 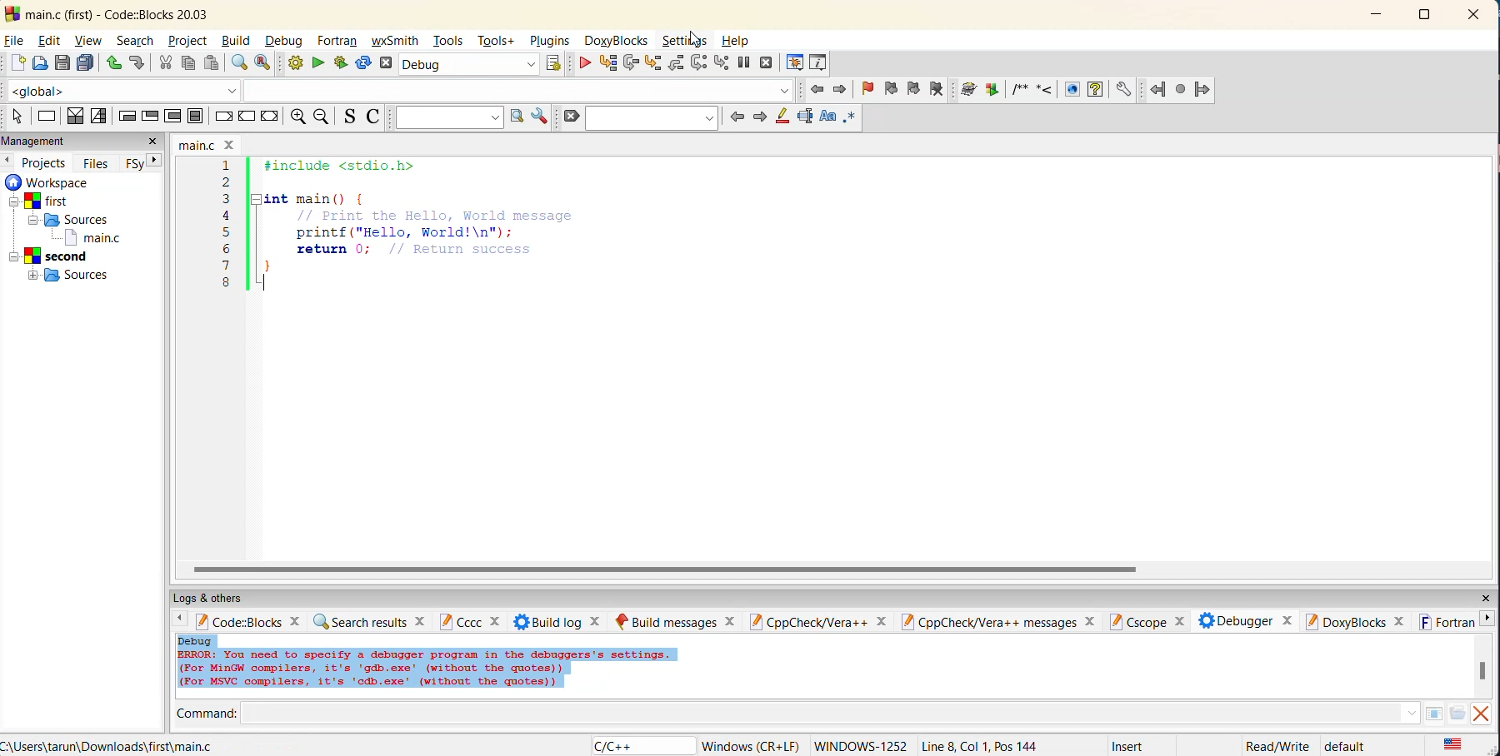 What do you see at coordinates (47, 118) in the screenshot?
I see `instruction` at bounding box center [47, 118].